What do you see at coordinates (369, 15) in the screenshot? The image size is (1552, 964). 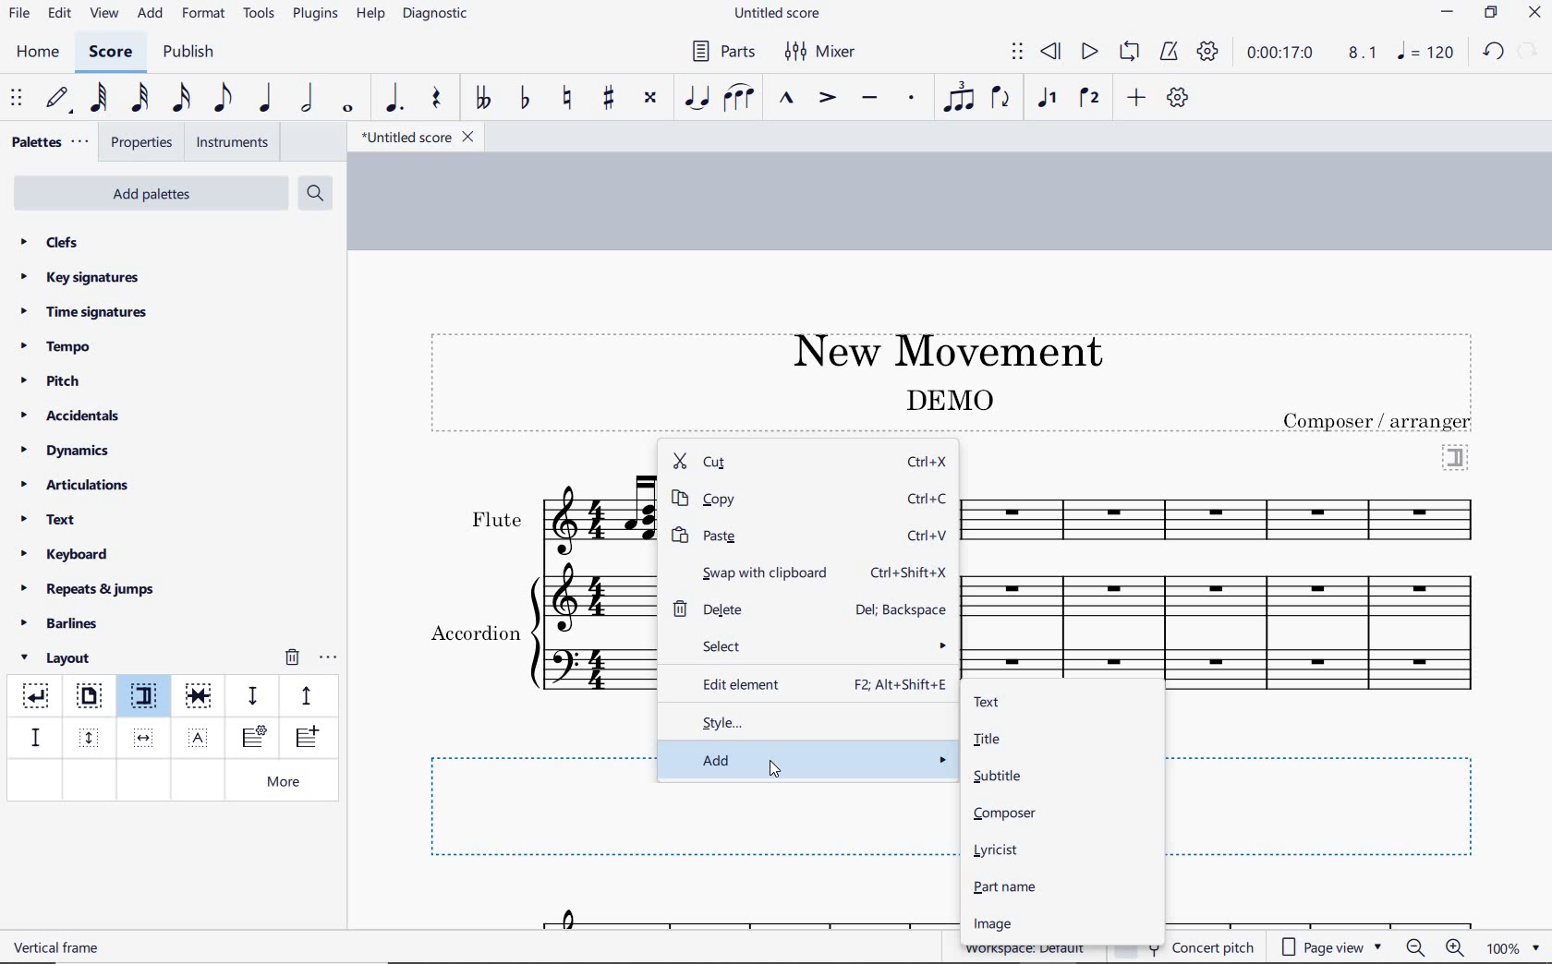 I see `help` at bounding box center [369, 15].